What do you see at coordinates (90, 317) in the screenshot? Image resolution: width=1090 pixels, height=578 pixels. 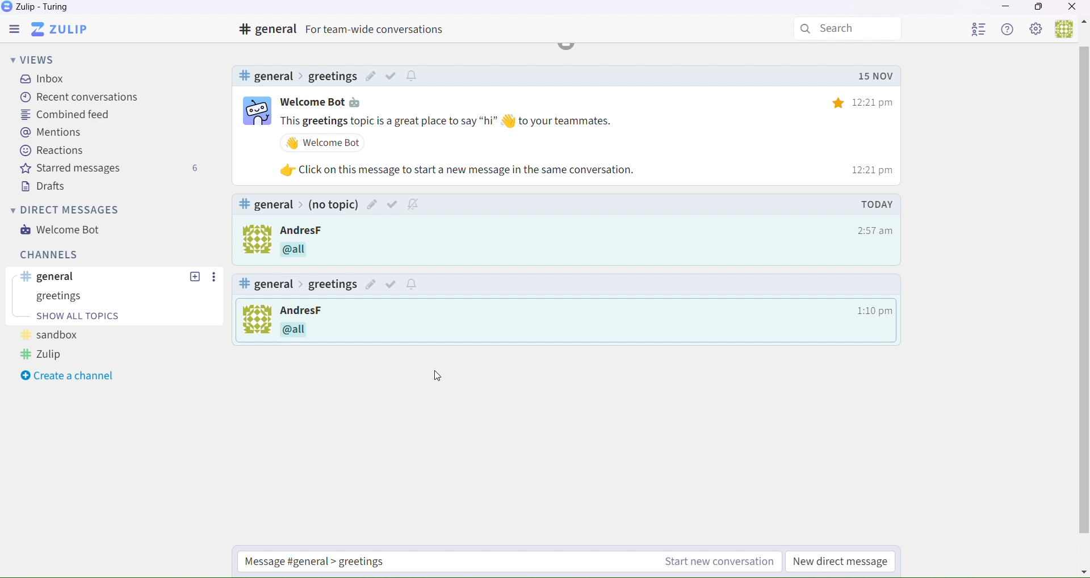 I see `start a conversation` at bounding box center [90, 317].